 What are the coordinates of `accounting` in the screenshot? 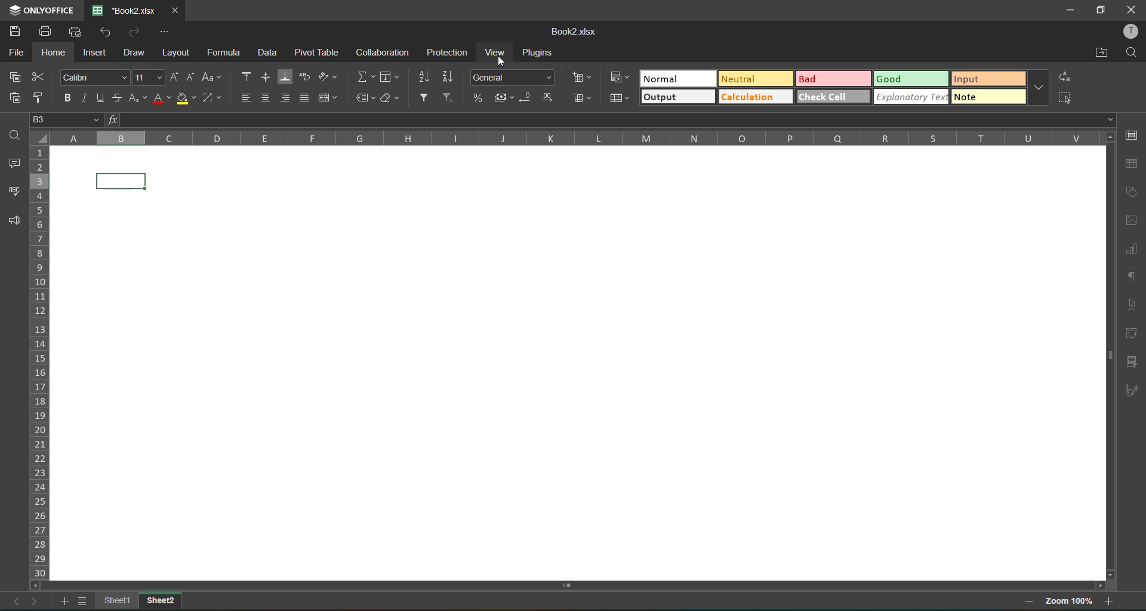 It's located at (505, 96).